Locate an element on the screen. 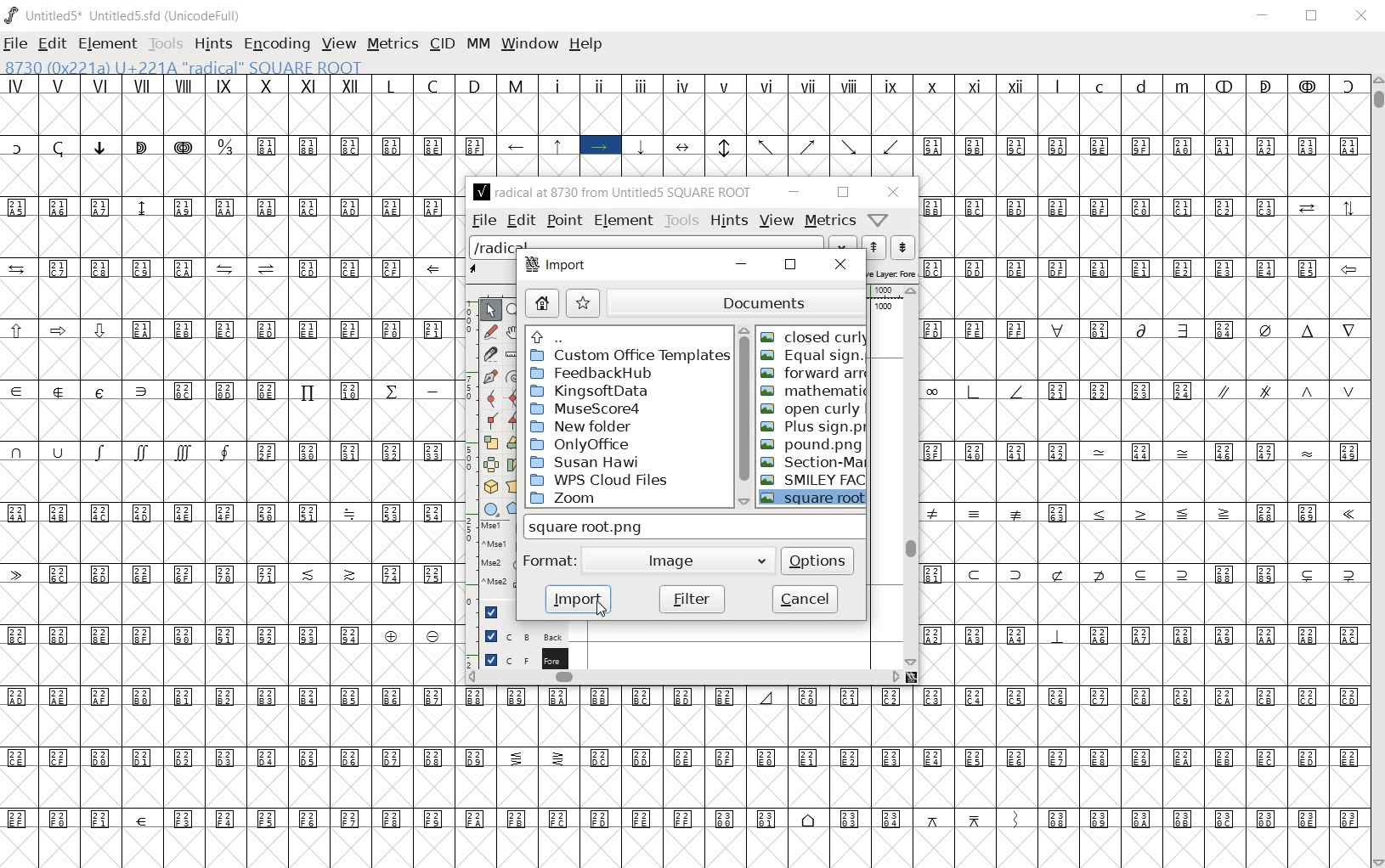 The height and width of the screenshot is (868, 1385). cut splines in two is located at coordinates (490, 354).